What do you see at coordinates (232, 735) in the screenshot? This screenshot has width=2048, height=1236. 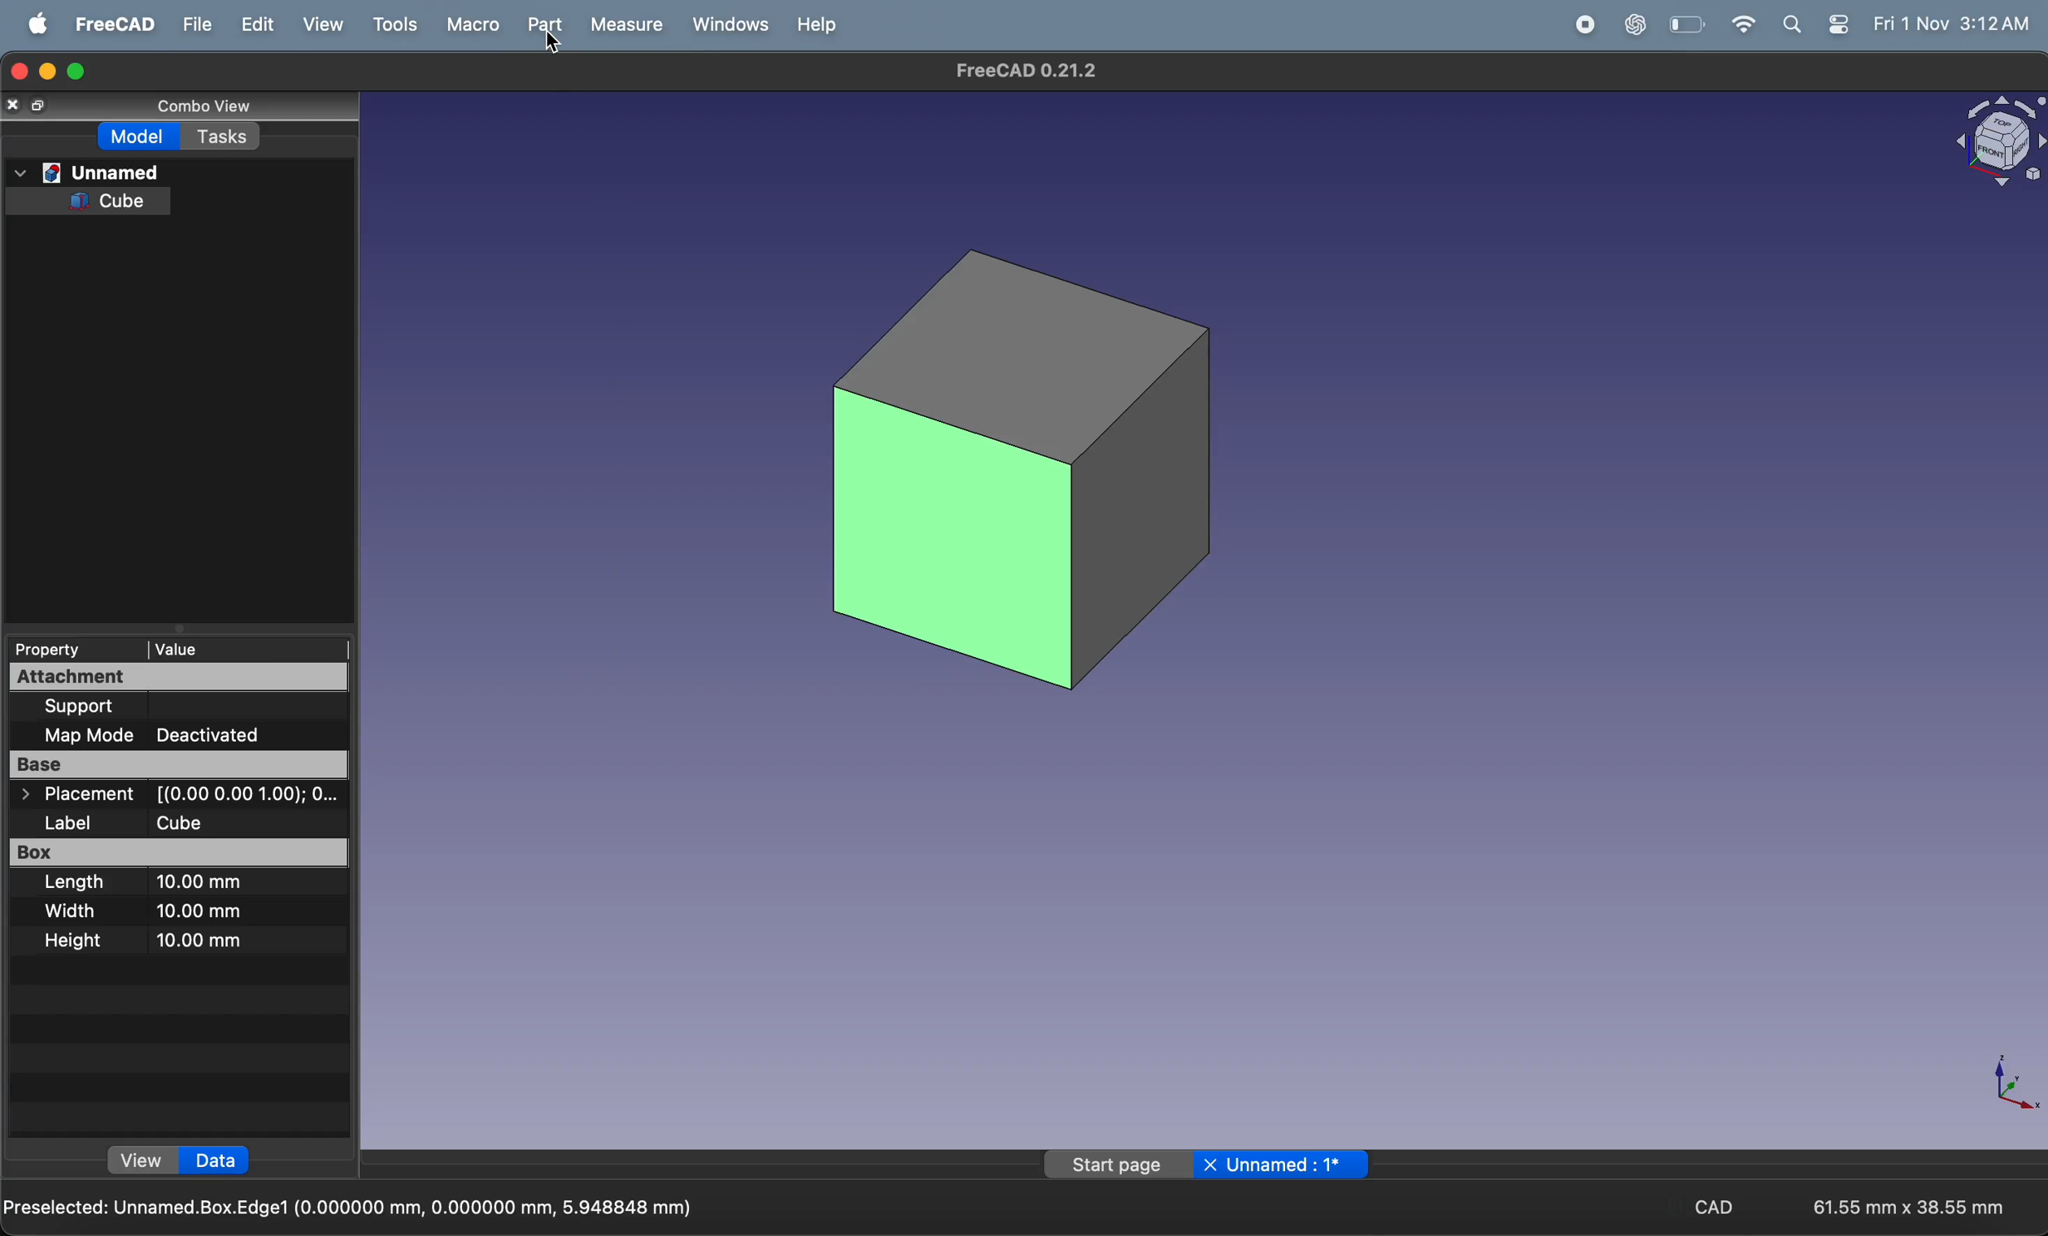 I see `Deactivated` at bounding box center [232, 735].